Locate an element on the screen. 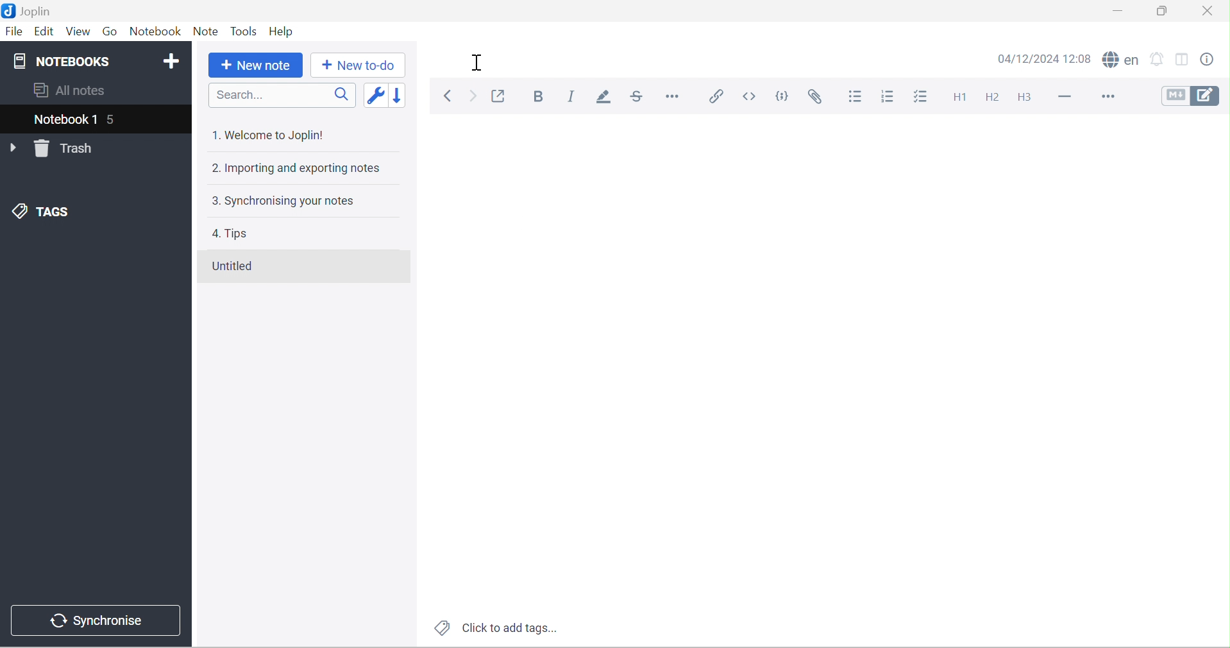 The height and width of the screenshot is (648, 1230). All notes is located at coordinates (70, 90).